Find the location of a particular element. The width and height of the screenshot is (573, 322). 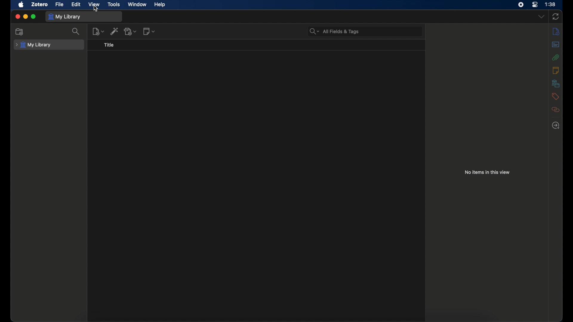

view is located at coordinates (94, 4).